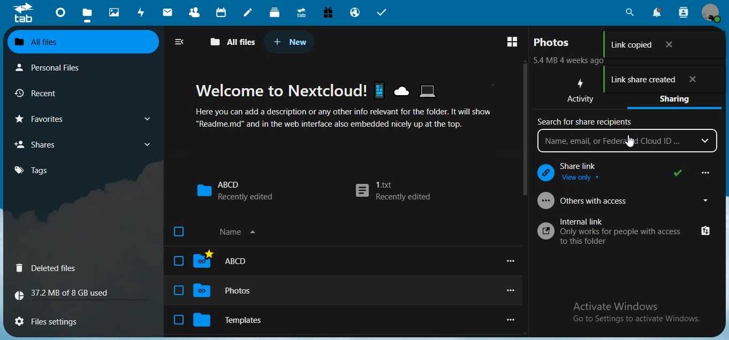 The height and width of the screenshot is (340, 729). I want to click on text, so click(353, 105).